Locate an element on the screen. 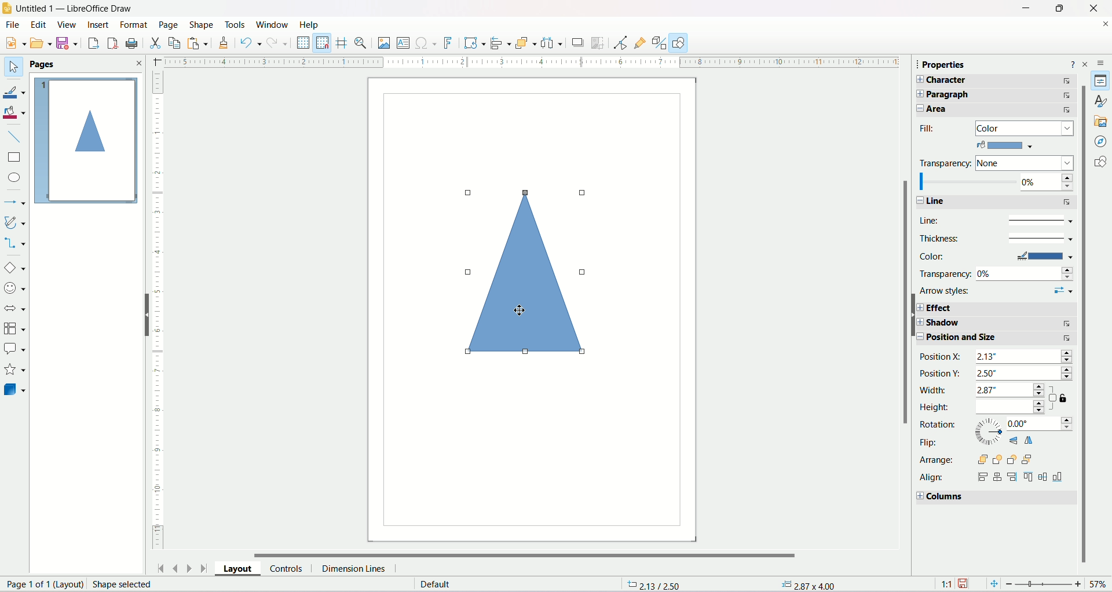 This screenshot has height=592, width=1112. Triangle is located at coordinates (531, 273).